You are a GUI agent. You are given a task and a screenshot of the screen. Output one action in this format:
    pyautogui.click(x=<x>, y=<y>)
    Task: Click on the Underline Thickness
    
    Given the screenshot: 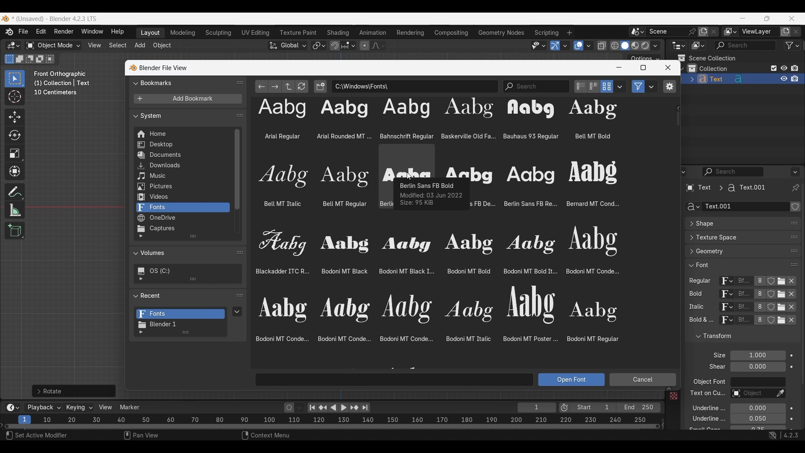 What is the action you would take?
    pyautogui.click(x=757, y=419)
    